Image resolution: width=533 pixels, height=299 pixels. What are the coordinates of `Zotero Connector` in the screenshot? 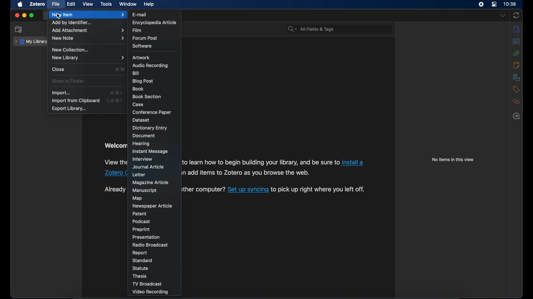 It's located at (115, 173).